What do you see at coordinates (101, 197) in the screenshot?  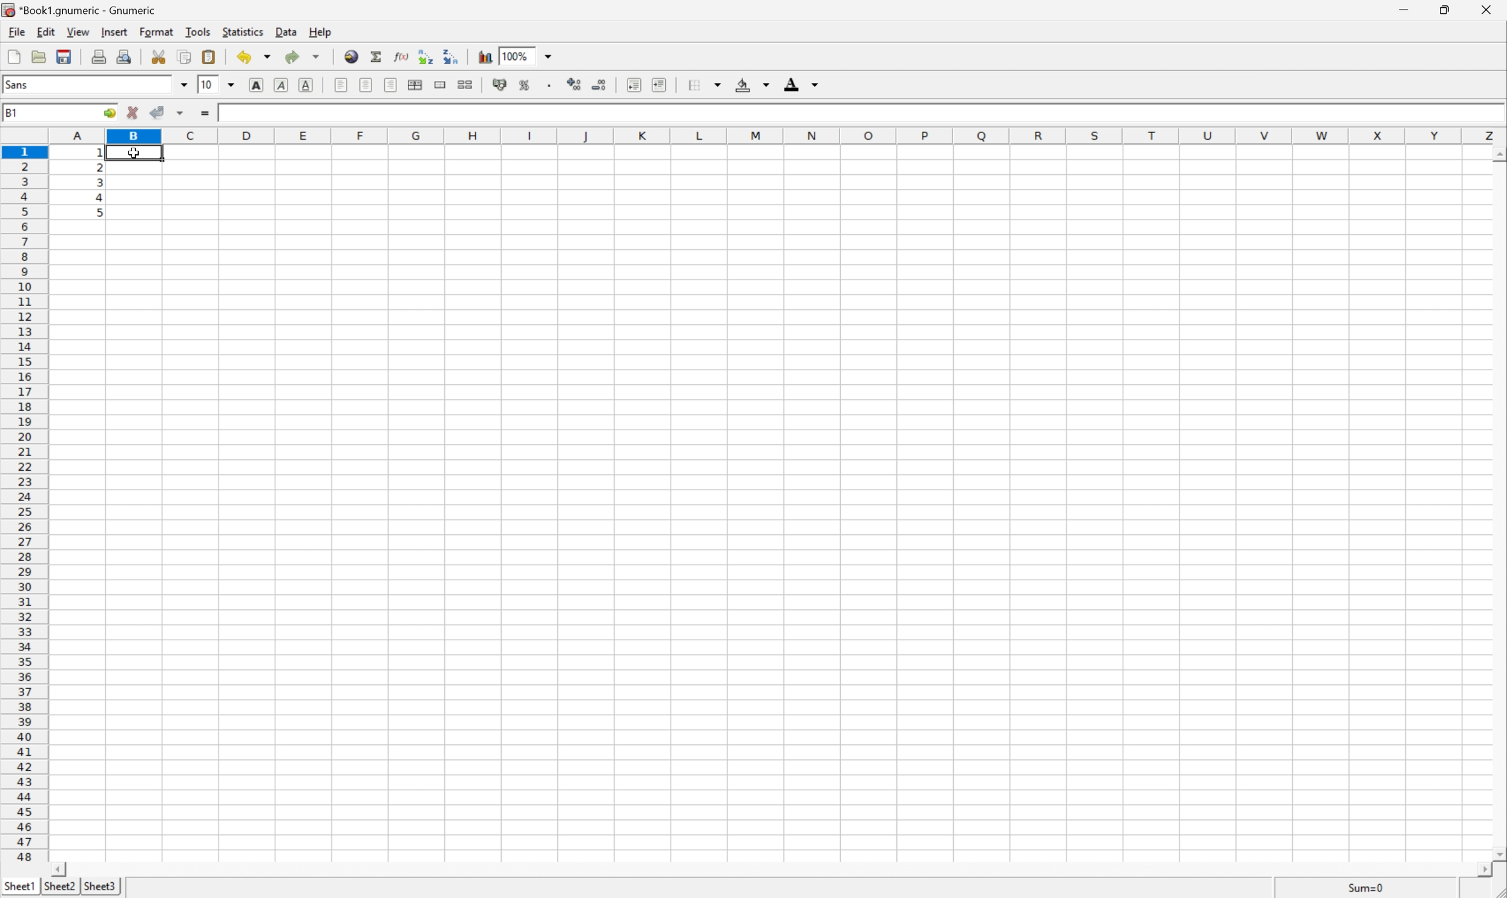 I see `4` at bounding box center [101, 197].